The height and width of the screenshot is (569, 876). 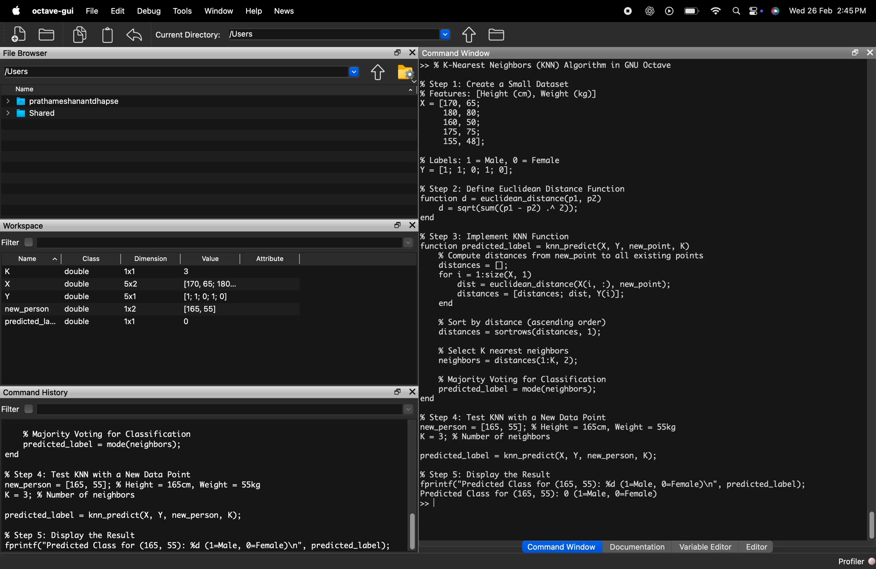 I want to click on Workspace, so click(x=23, y=225).